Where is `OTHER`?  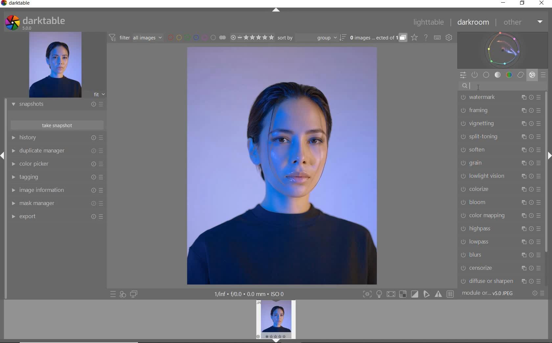 OTHER is located at coordinates (522, 23).